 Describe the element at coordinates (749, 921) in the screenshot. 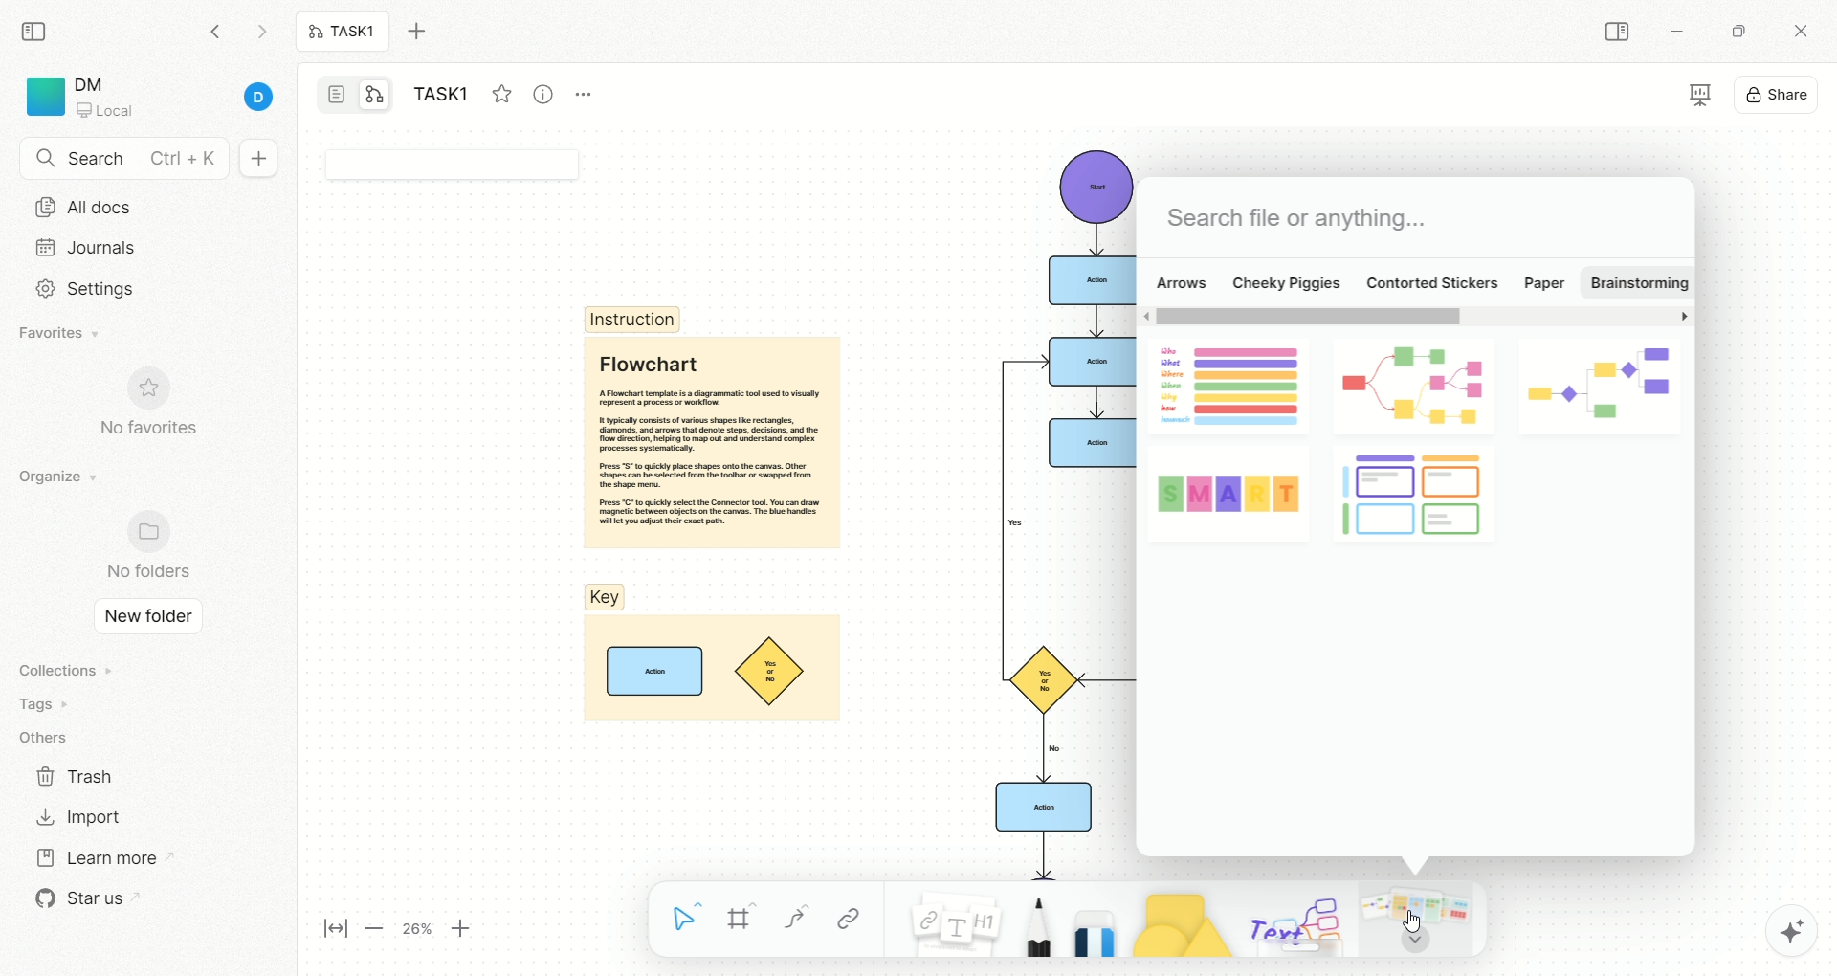

I see `frame` at that location.